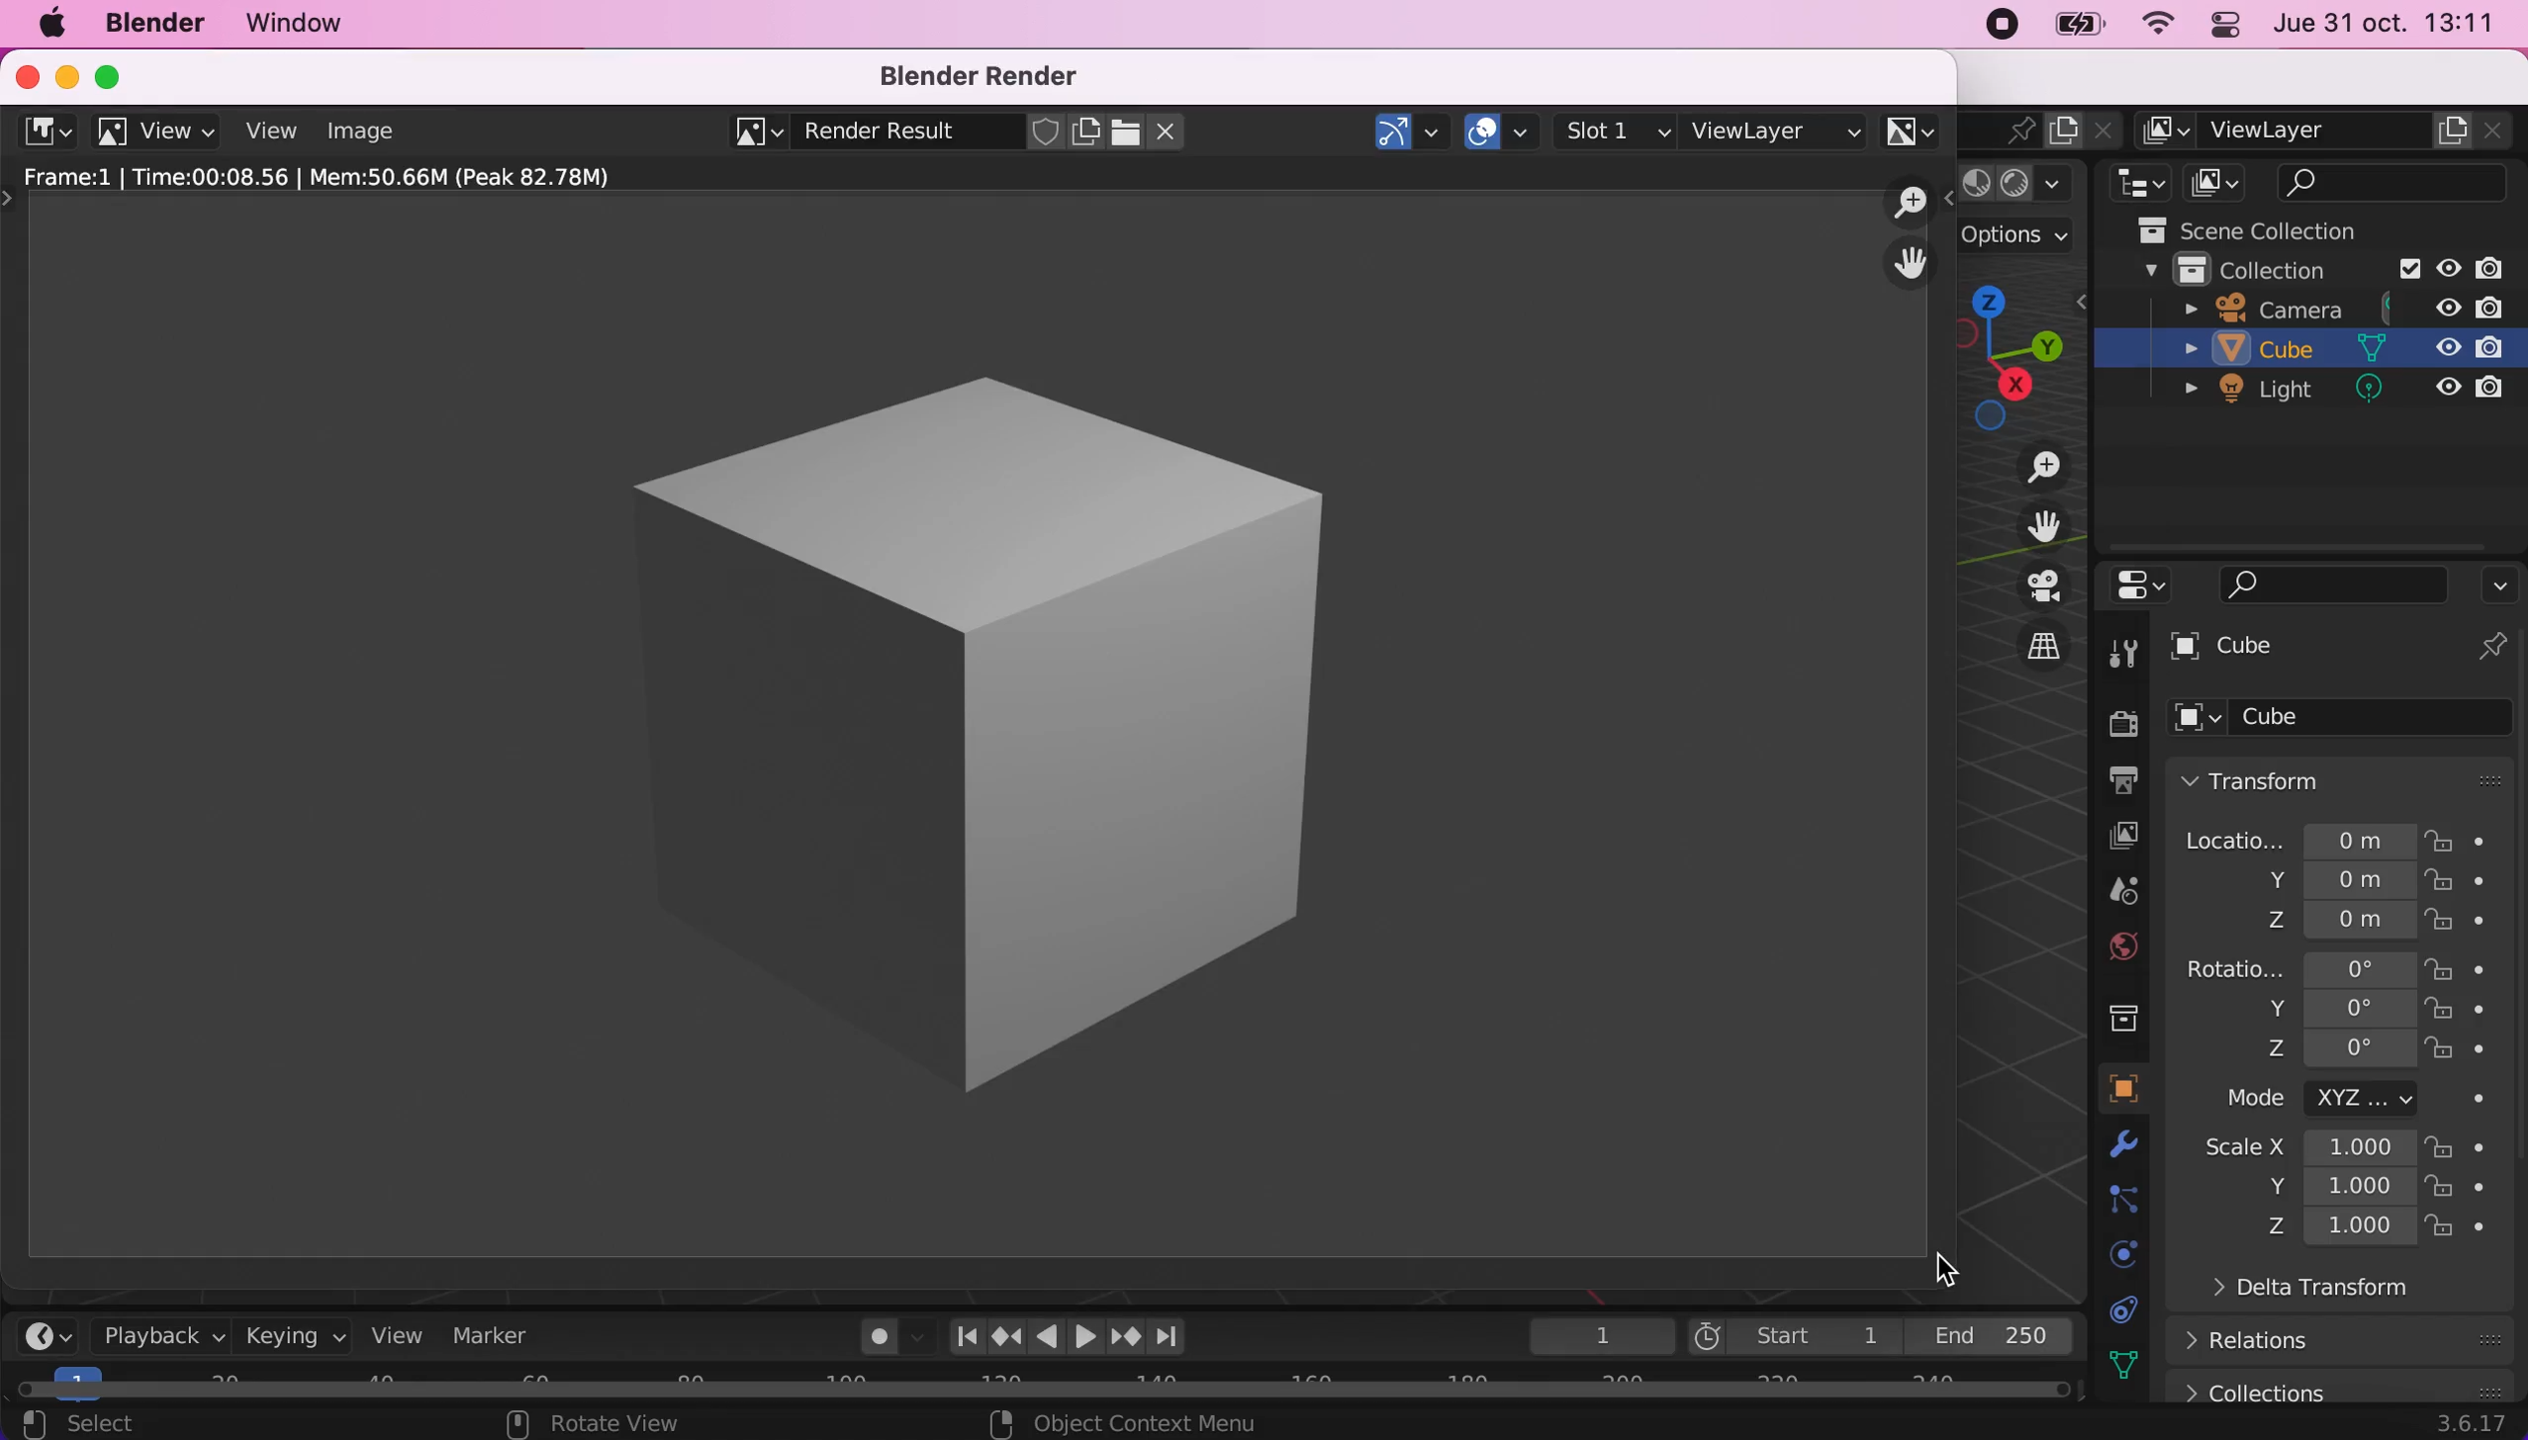 The image size is (2528, 1440). Describe the element at coordinates (2024, 645) in the screenshot. I see `switch the current view` at that location.